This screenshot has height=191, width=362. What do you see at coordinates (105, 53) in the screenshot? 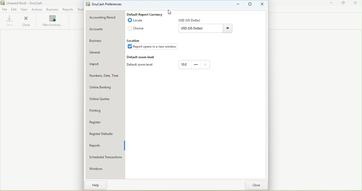
I see `General` at bounding box center [105, 53].